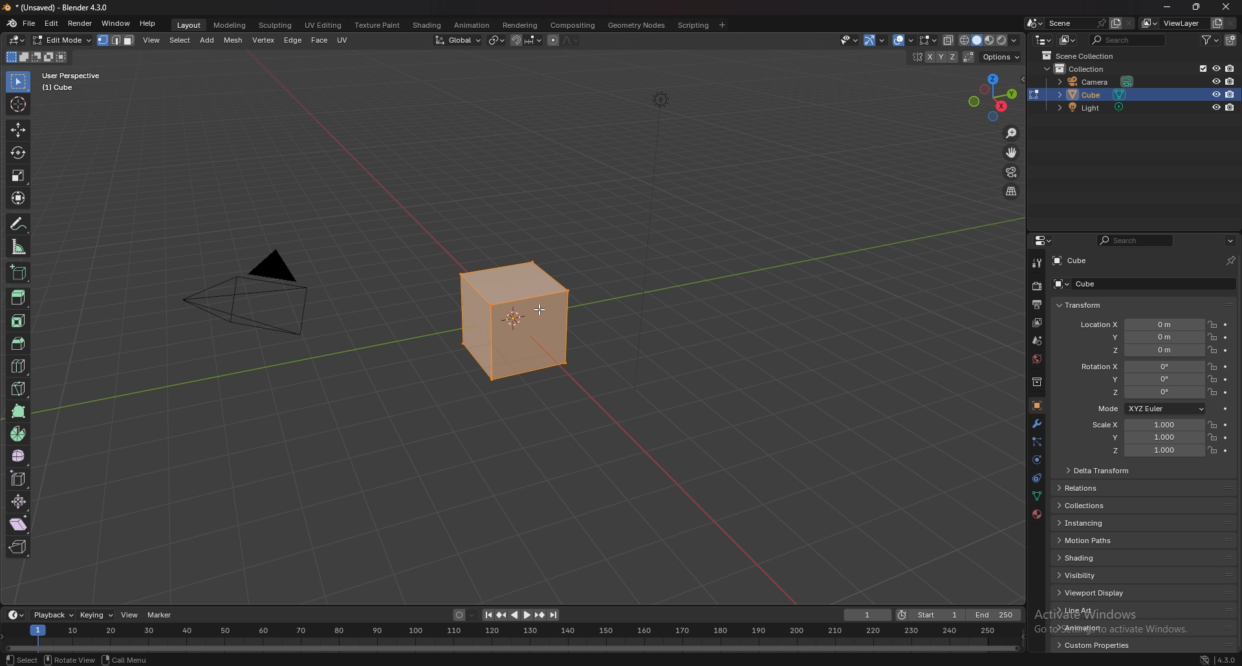 Image resolution: width=1242 pixels, height=666 pixels. Describe the element at coordinates (1167, 6) in the screenshot. I see `minimize` at that location.